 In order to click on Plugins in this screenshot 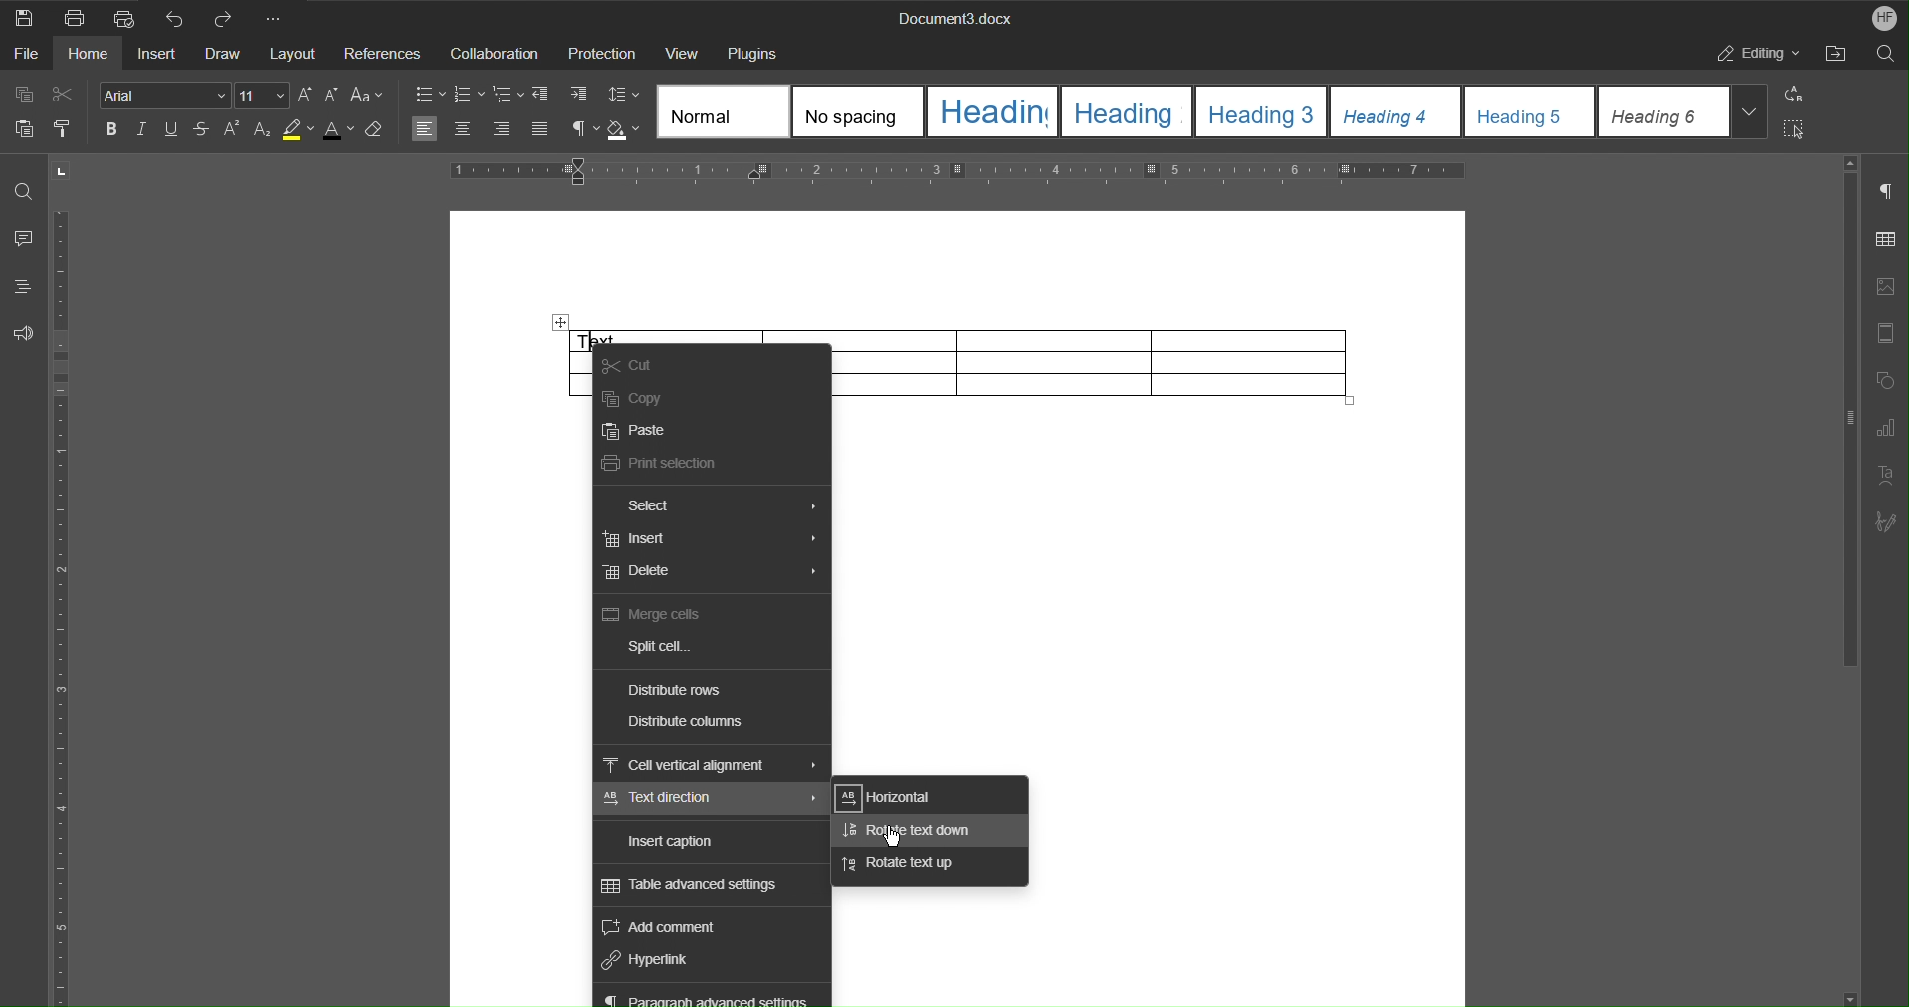, I will do `click(755, 51)`.